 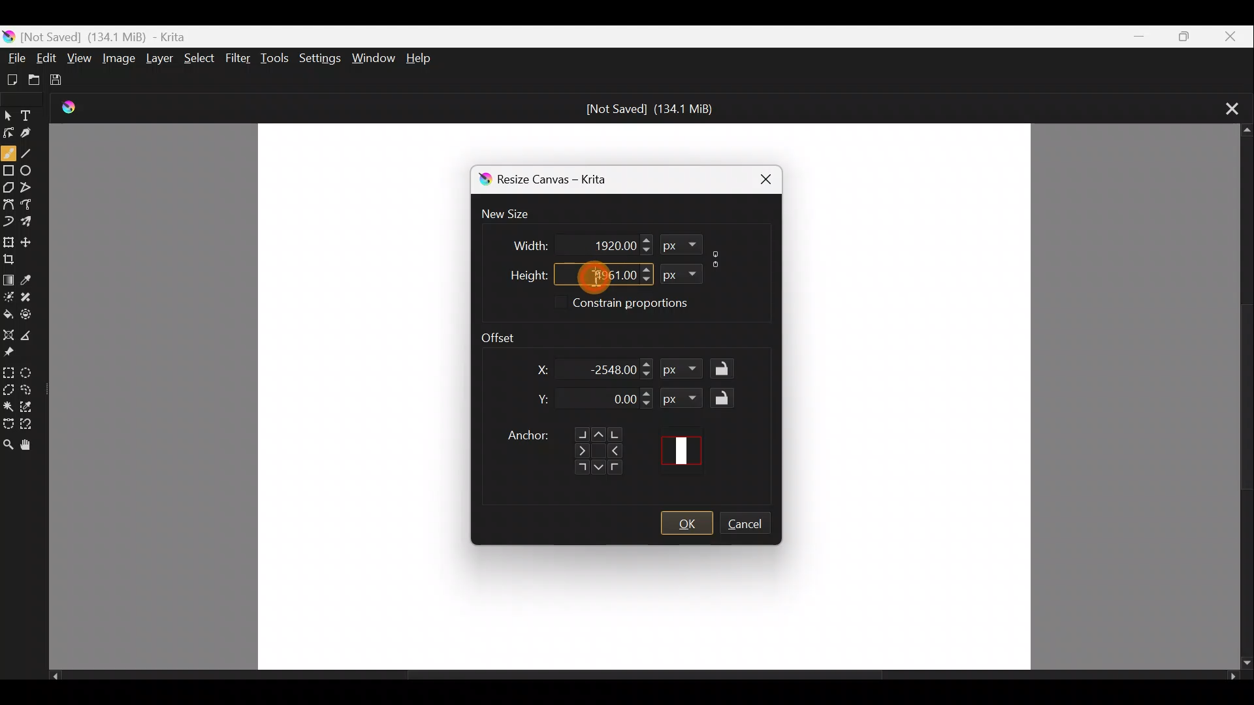 I want to click on Similar colour selection tool, so click(x=32, y=408).